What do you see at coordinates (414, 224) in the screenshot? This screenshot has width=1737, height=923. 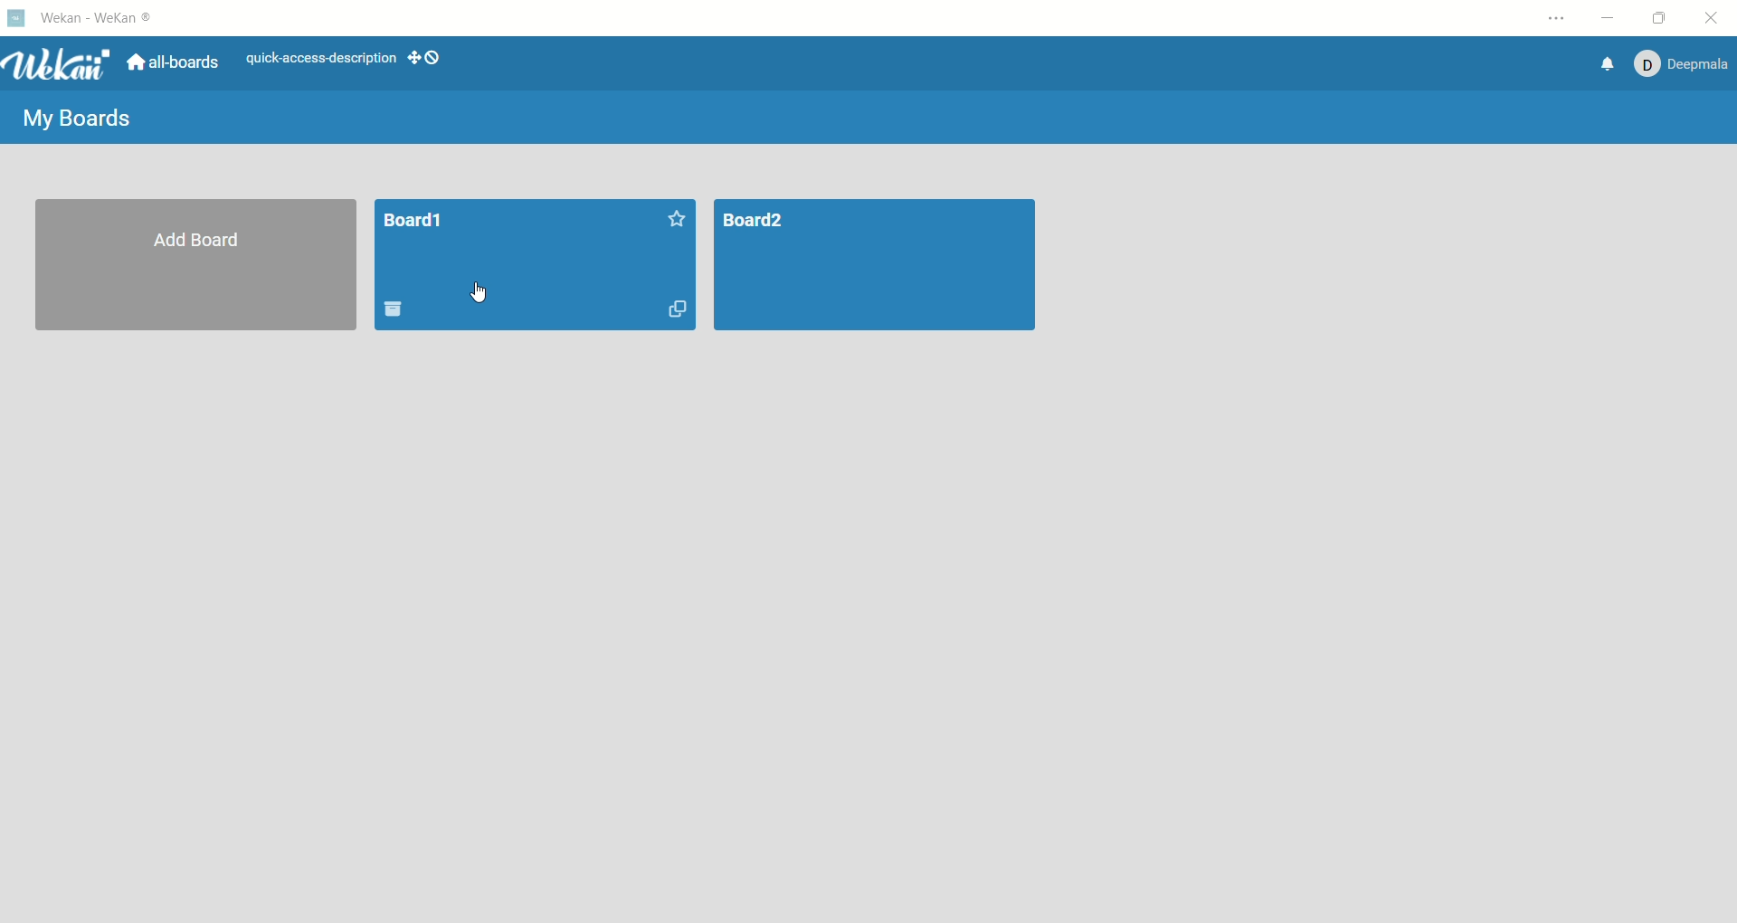 I see `title` at bounding box center [414, 224].